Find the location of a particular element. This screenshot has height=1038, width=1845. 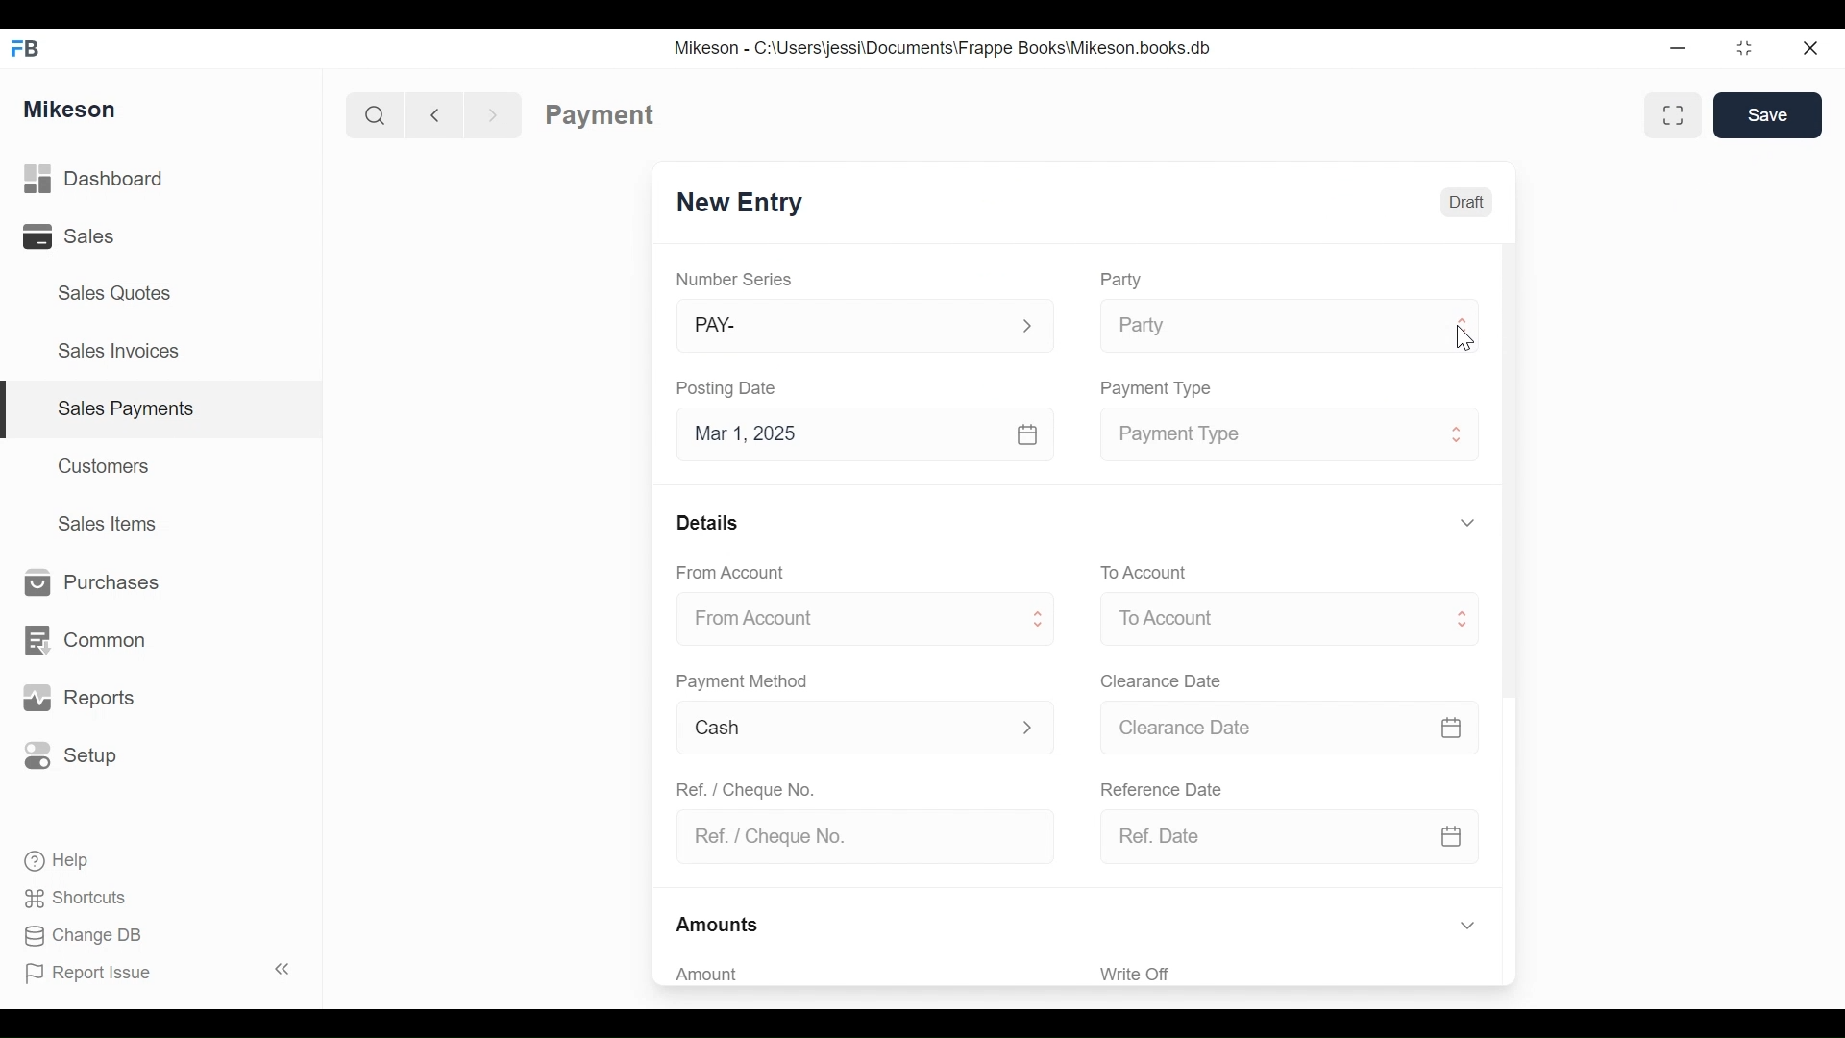

Sales Invoices is located at coordinates (111, 353).